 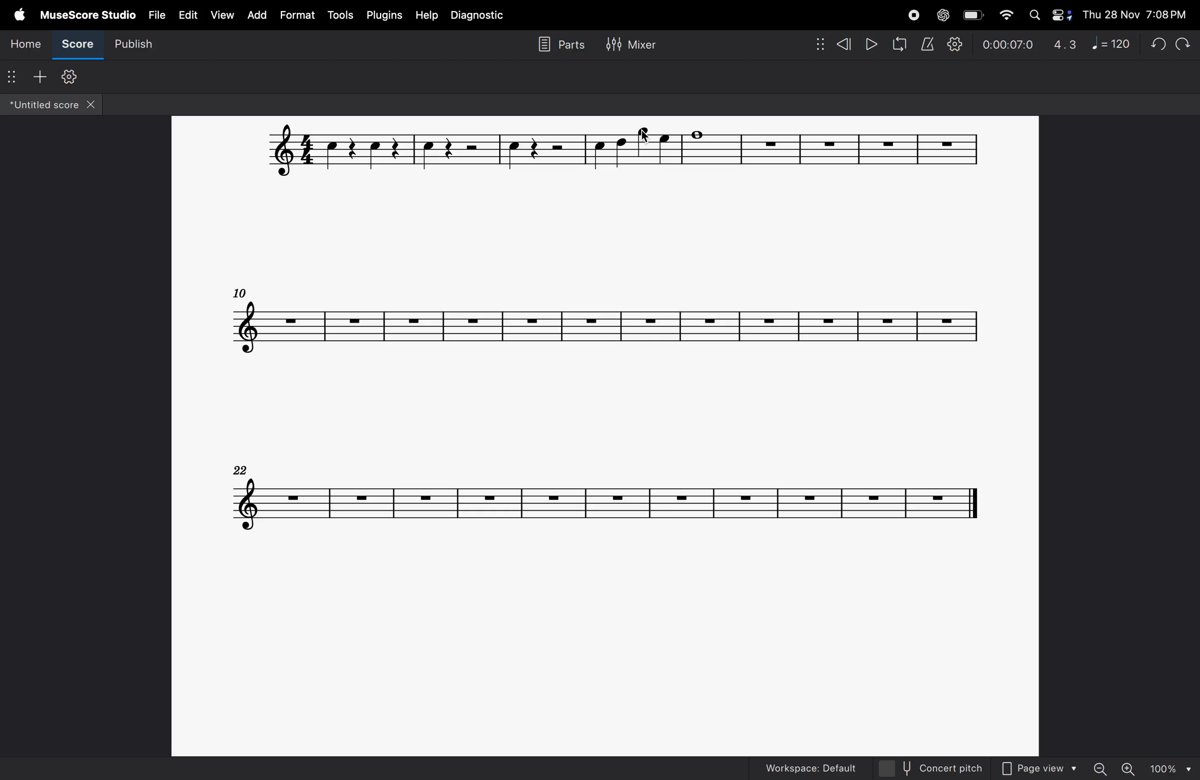 I want to click on score, so click(x=76, y=46).